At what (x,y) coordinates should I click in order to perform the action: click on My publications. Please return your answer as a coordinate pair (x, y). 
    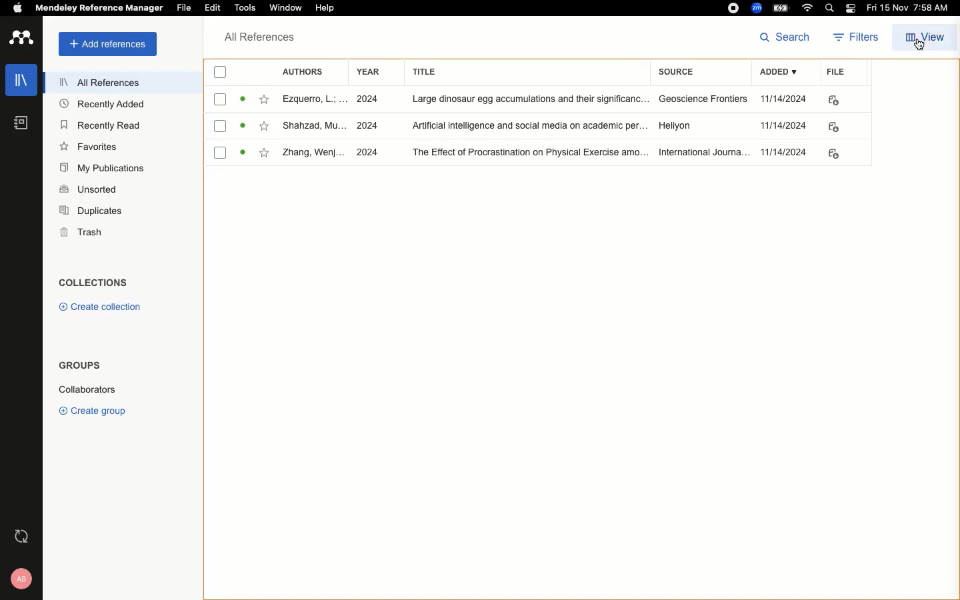
    Looking at the image, I should click on (100, 167).